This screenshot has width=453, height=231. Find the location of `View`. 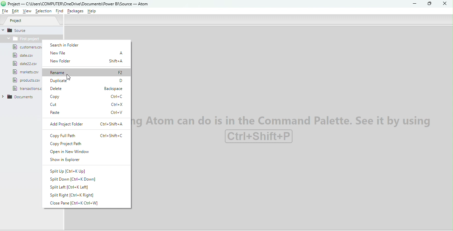

View is located at coordinates (28, 11).